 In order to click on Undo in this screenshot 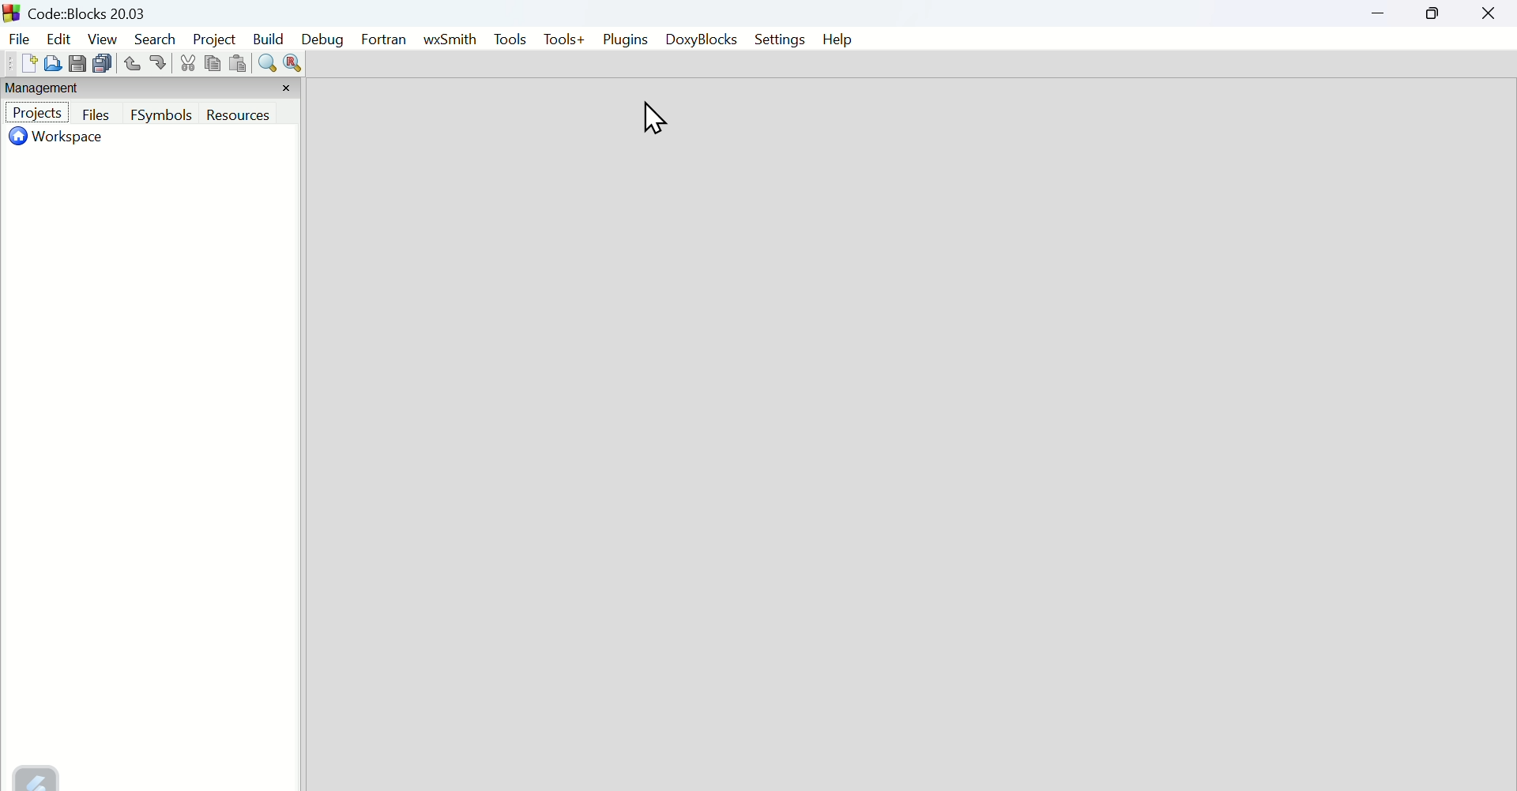, I will do `click(132, 62)`.